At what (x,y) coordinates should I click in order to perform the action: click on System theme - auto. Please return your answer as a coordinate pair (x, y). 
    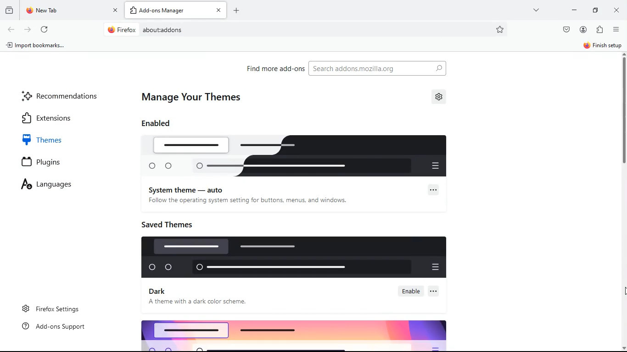
    Looking at the image, I should click on (188, 189).